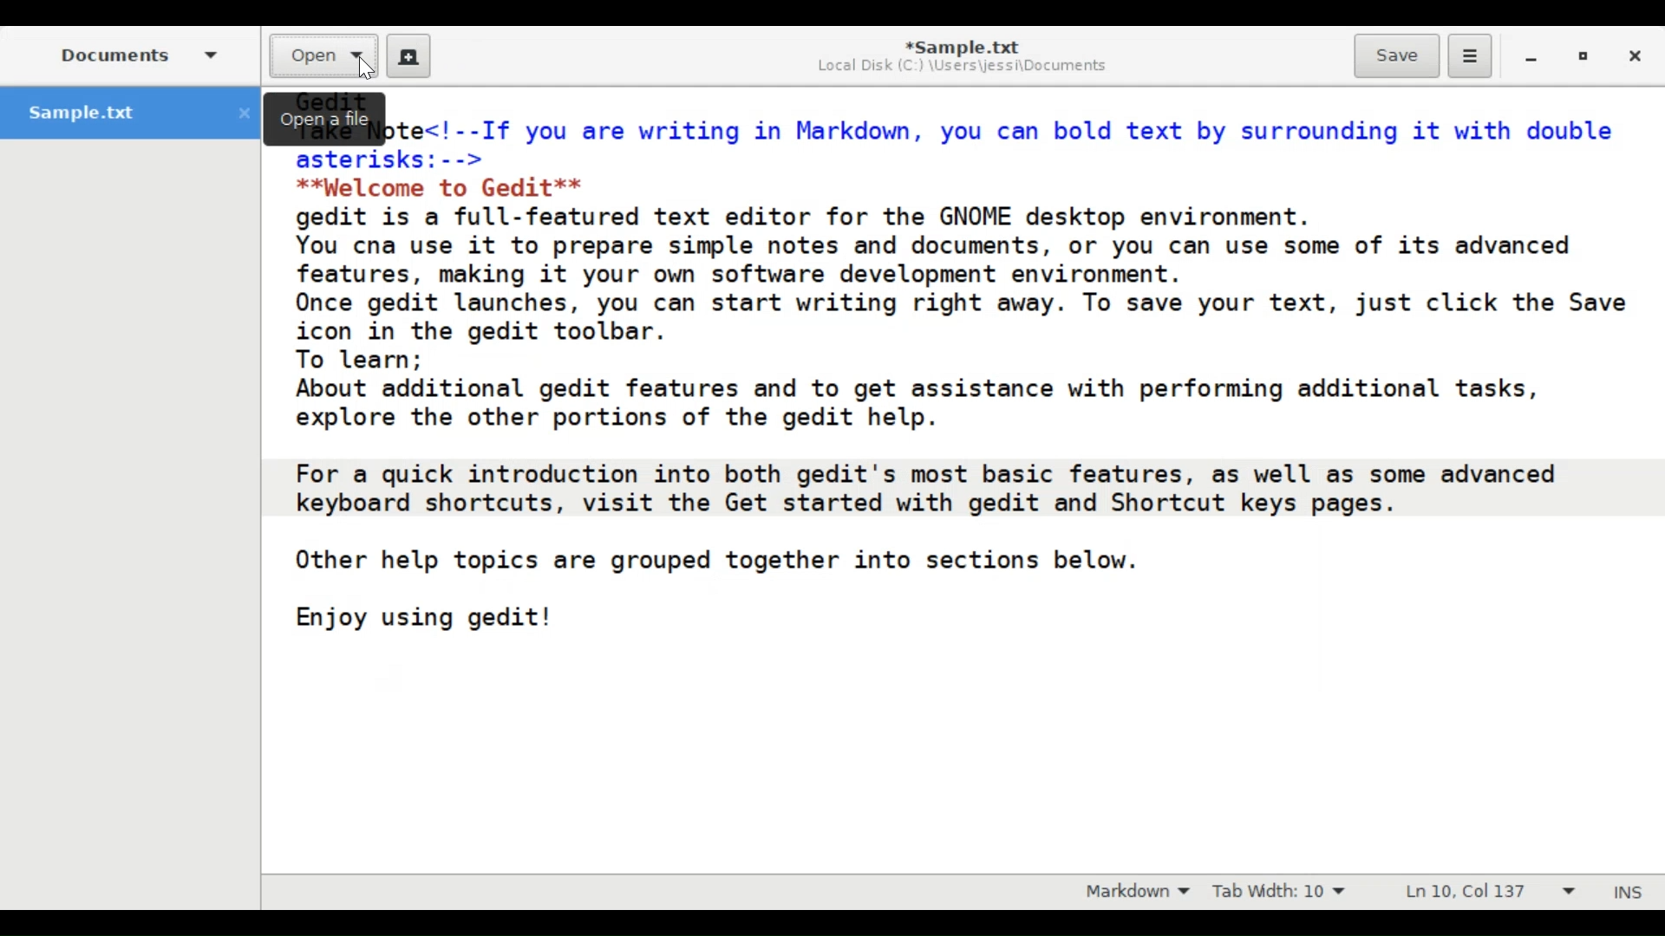  I want to click on Highlight Mode: Markdown, so click(1131, 891).